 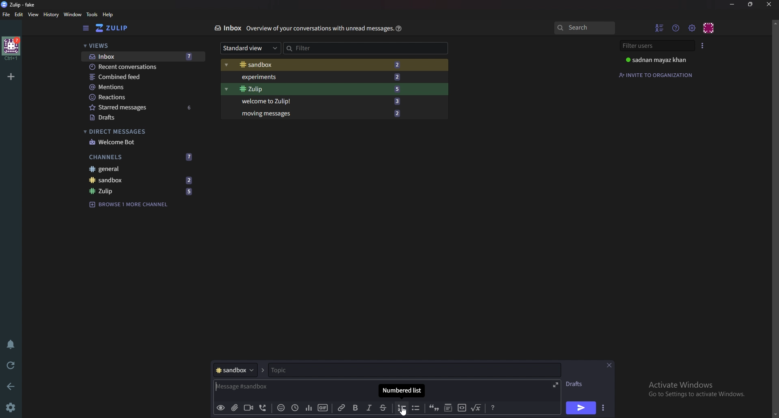 What do you see at coordinates (693, 28) in the screenshot?
I see `main menu` at bounding box center [693, 28].